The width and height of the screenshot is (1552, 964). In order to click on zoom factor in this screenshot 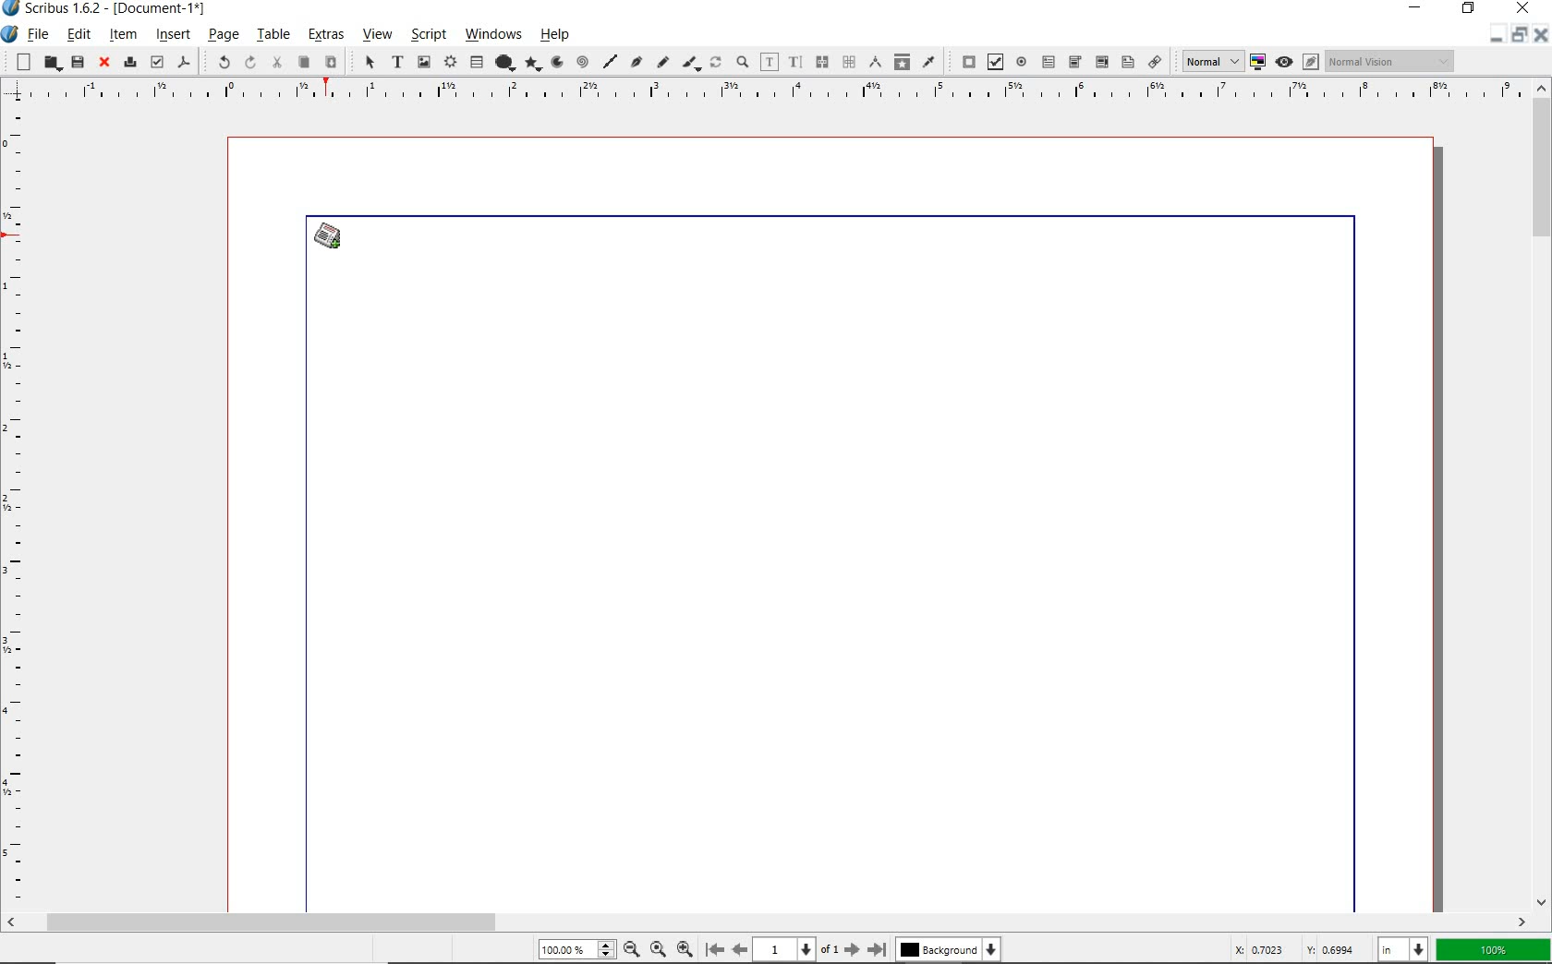, I will do `click(1494, 952)`.